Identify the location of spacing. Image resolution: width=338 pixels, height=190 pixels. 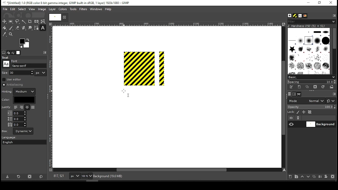
(312, 82).